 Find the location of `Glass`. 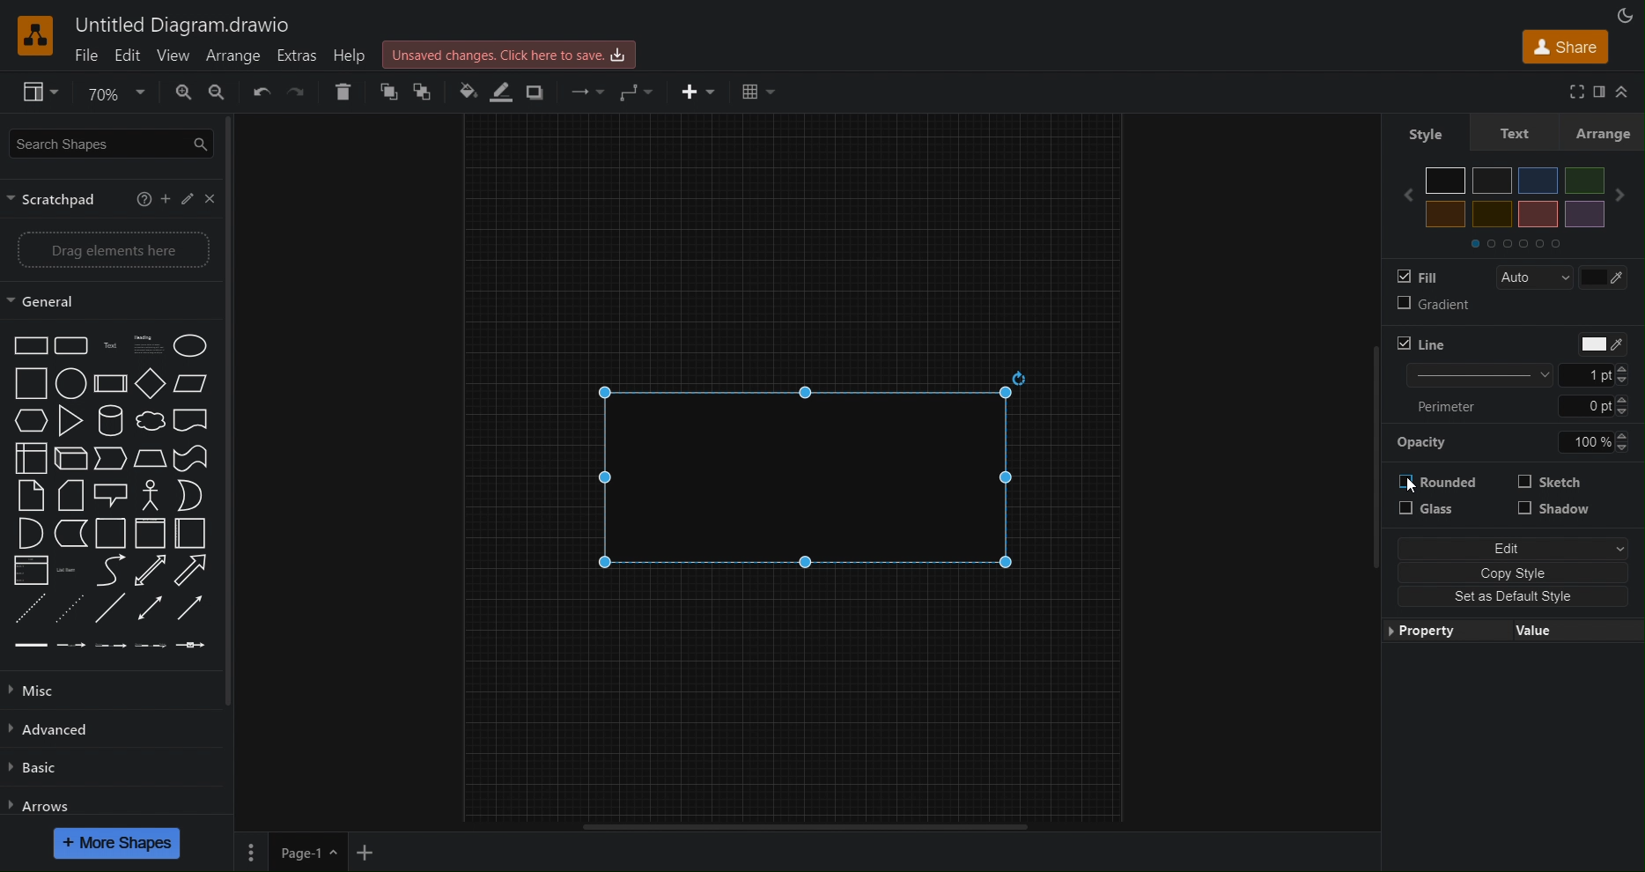

Glass is located at coordinates (1439, 512).